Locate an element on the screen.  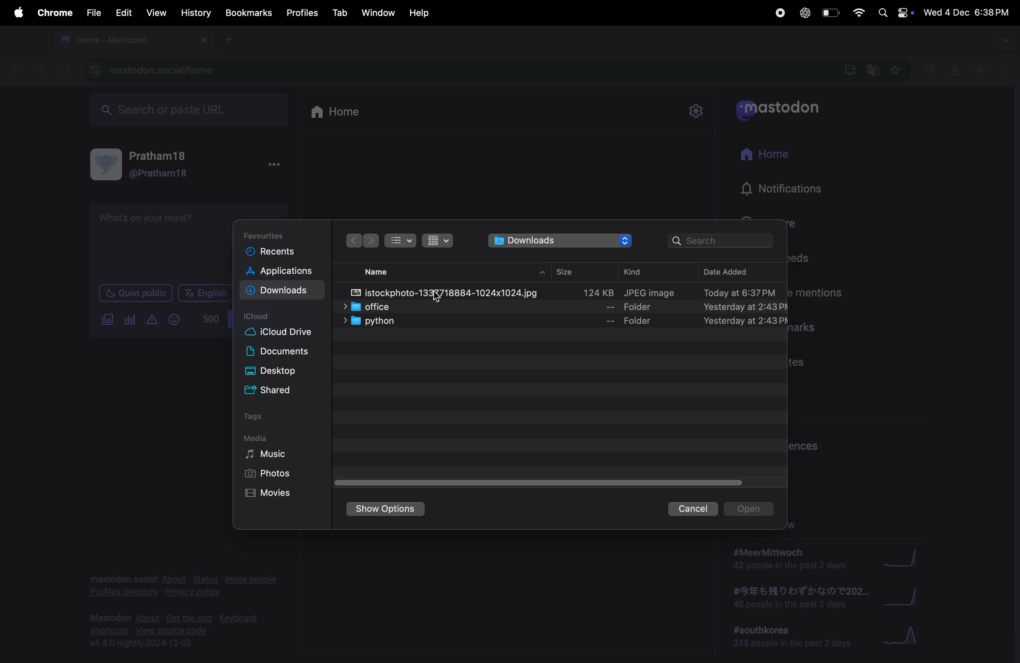
alert is located at coordinates (151, 319).